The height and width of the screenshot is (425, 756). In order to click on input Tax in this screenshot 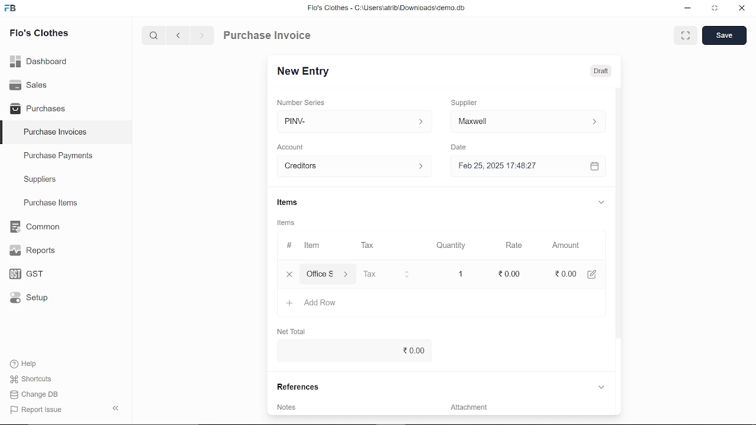, I will do `click(386, 274)`.